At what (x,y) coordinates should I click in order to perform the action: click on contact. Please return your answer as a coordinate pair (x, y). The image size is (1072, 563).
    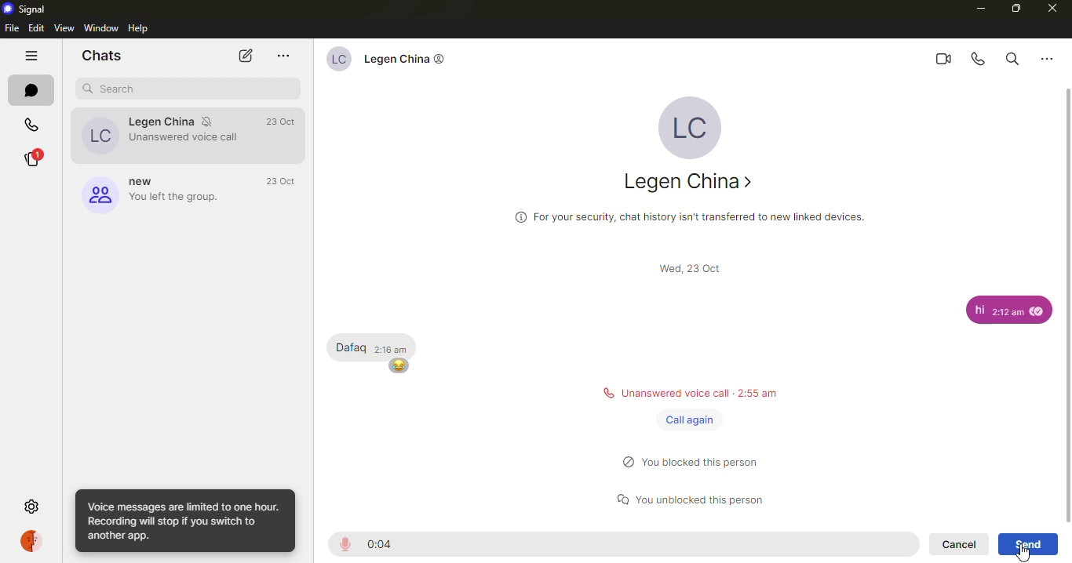
    Looking at the image, I should click on (407, 57).